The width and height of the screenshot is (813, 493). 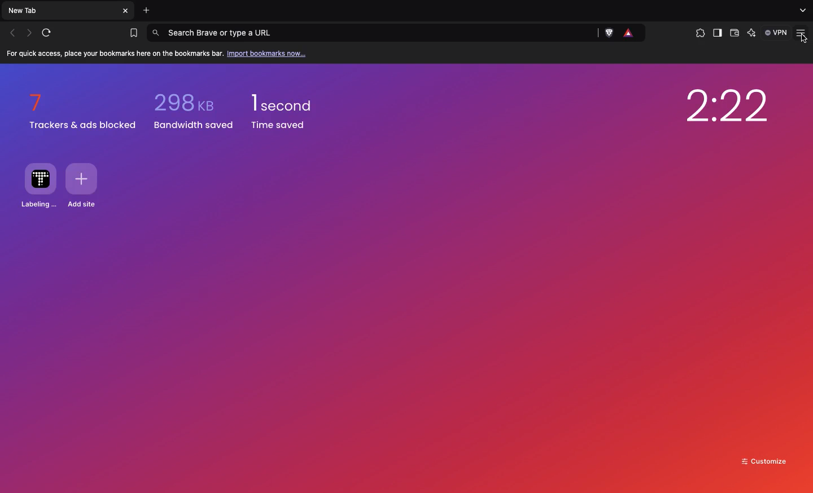 What do you see at coordinates (82, 112) in the screenshot?
I see `7 trackers & ads blocked` at bounding box center [82, 112].